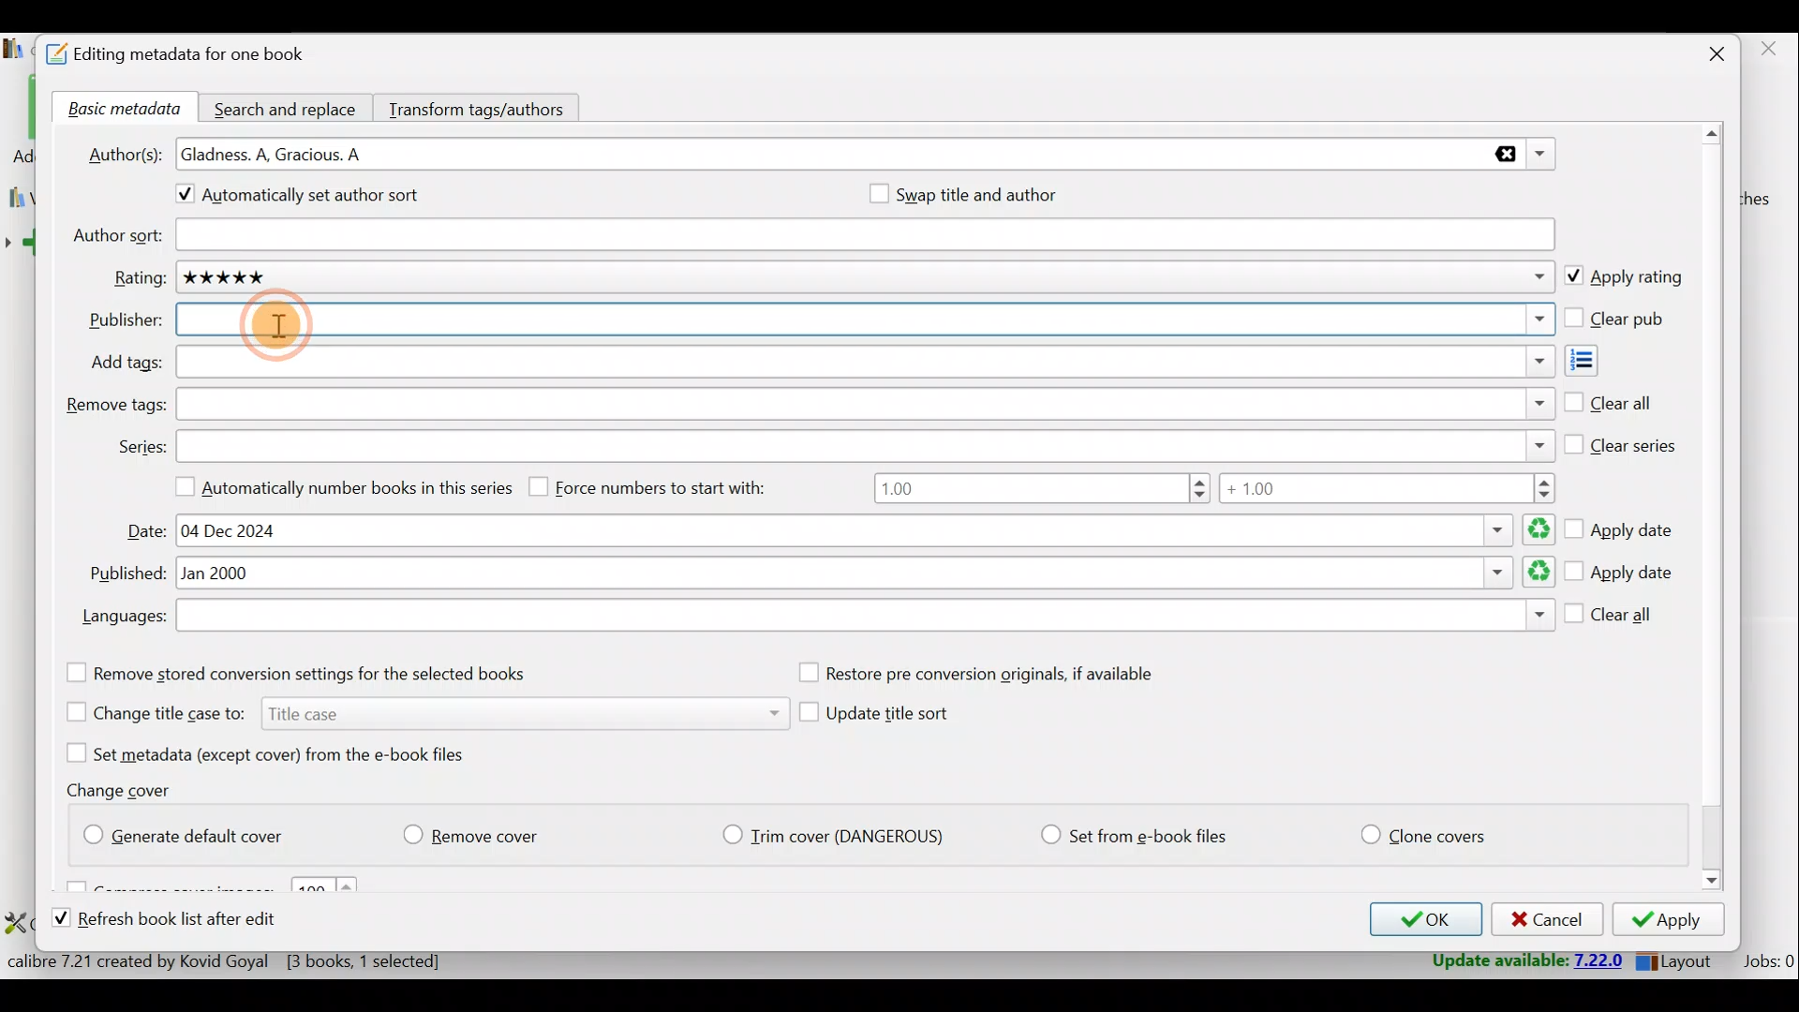 The height and width of the screenshot is (1012, 1799). I want to click on Remove stored conversion settings for the selected books, so click(321, 673).